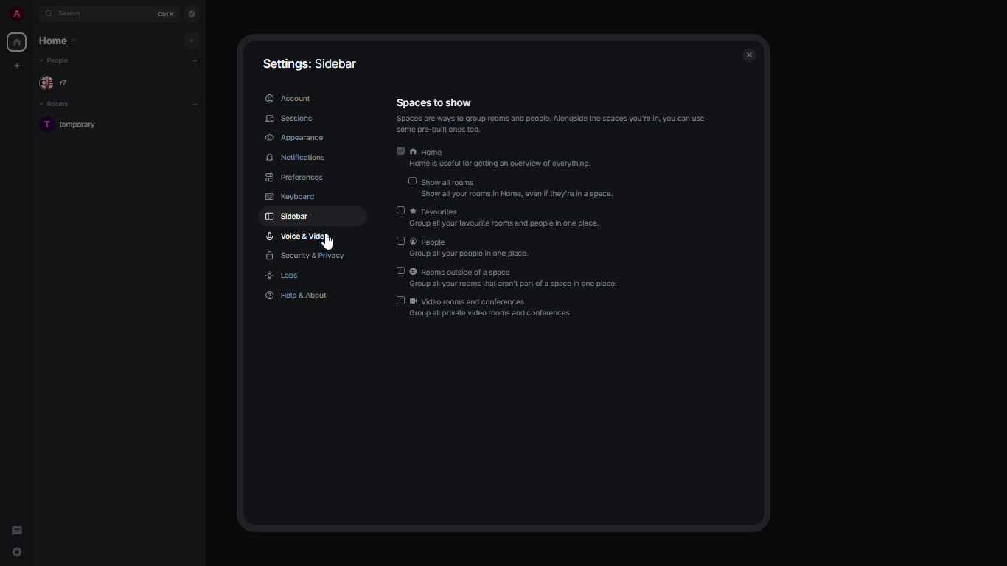  Describe the element at coordinates (473, 248) in the screenshot. I see `people` at that location.